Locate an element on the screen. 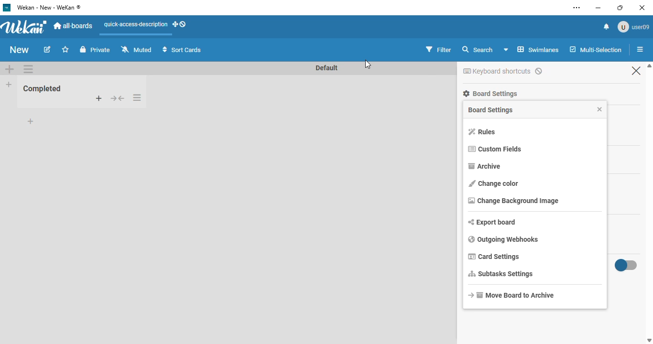 This screenshot has height=344, width=653. change background image is located at coordinates (513, 201).